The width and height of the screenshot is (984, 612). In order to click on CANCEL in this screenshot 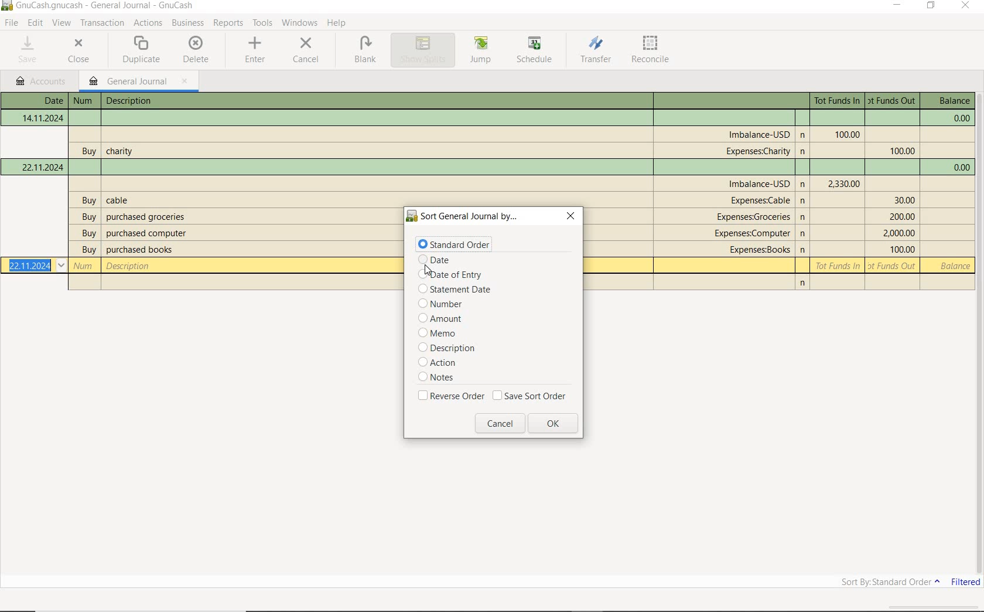, I will do `click(306, 49)`.